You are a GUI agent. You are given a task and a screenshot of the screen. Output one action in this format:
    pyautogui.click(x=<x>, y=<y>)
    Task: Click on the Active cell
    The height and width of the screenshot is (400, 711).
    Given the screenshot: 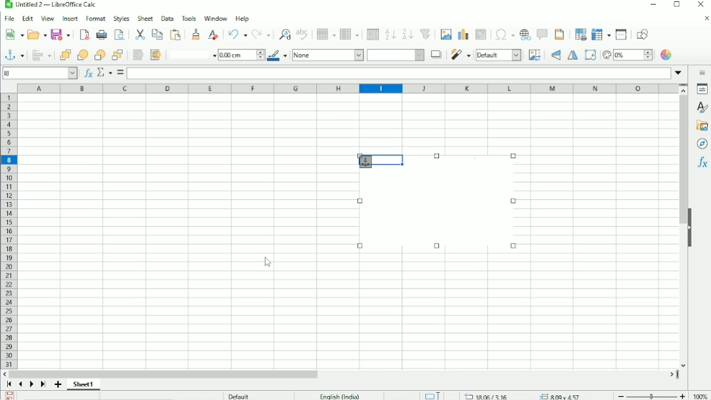 What is the action you would take?
    pyautogui.click(x=40, y=72)
    